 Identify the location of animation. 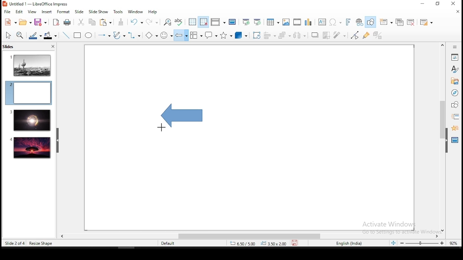
(454, 127).